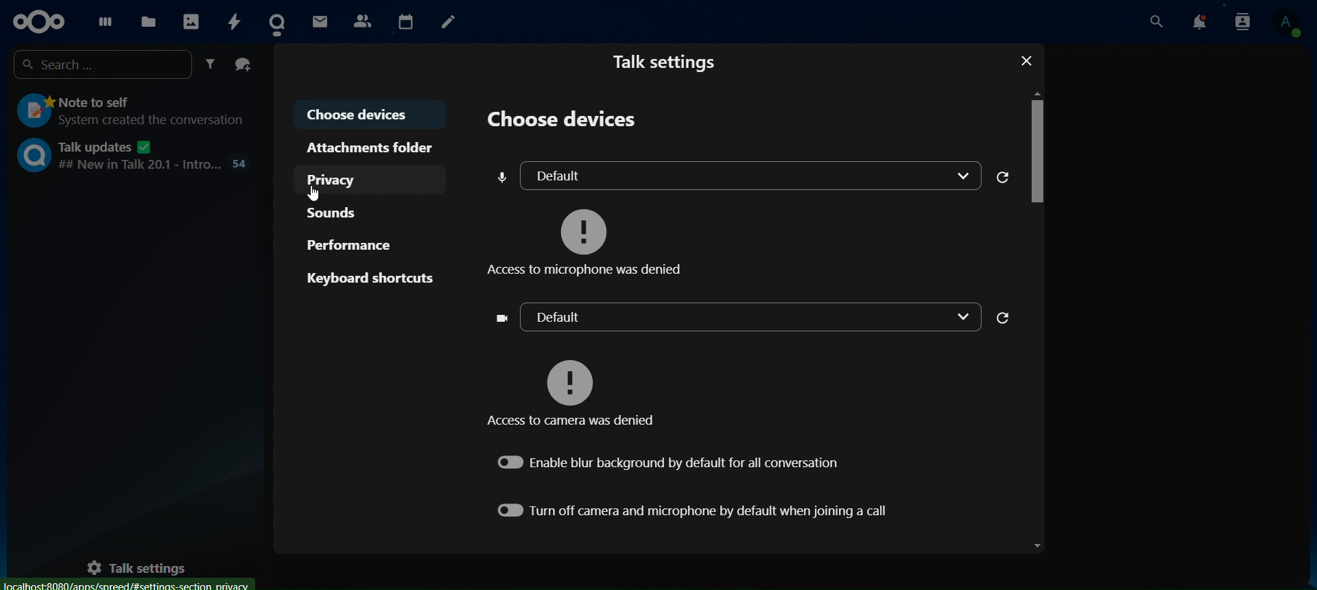 This screenshot has width=1317, height=590. What do you see at coordinates (367, 146) in the screenshot?
I see `attachments folder` at bounding box center [367, 146].